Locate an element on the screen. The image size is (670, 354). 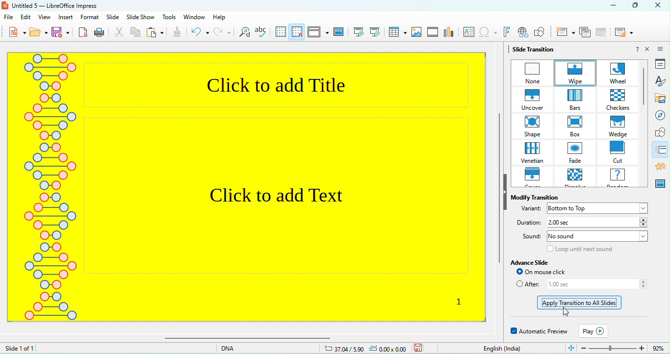
snap to grid is located at coordinates (295, 33).